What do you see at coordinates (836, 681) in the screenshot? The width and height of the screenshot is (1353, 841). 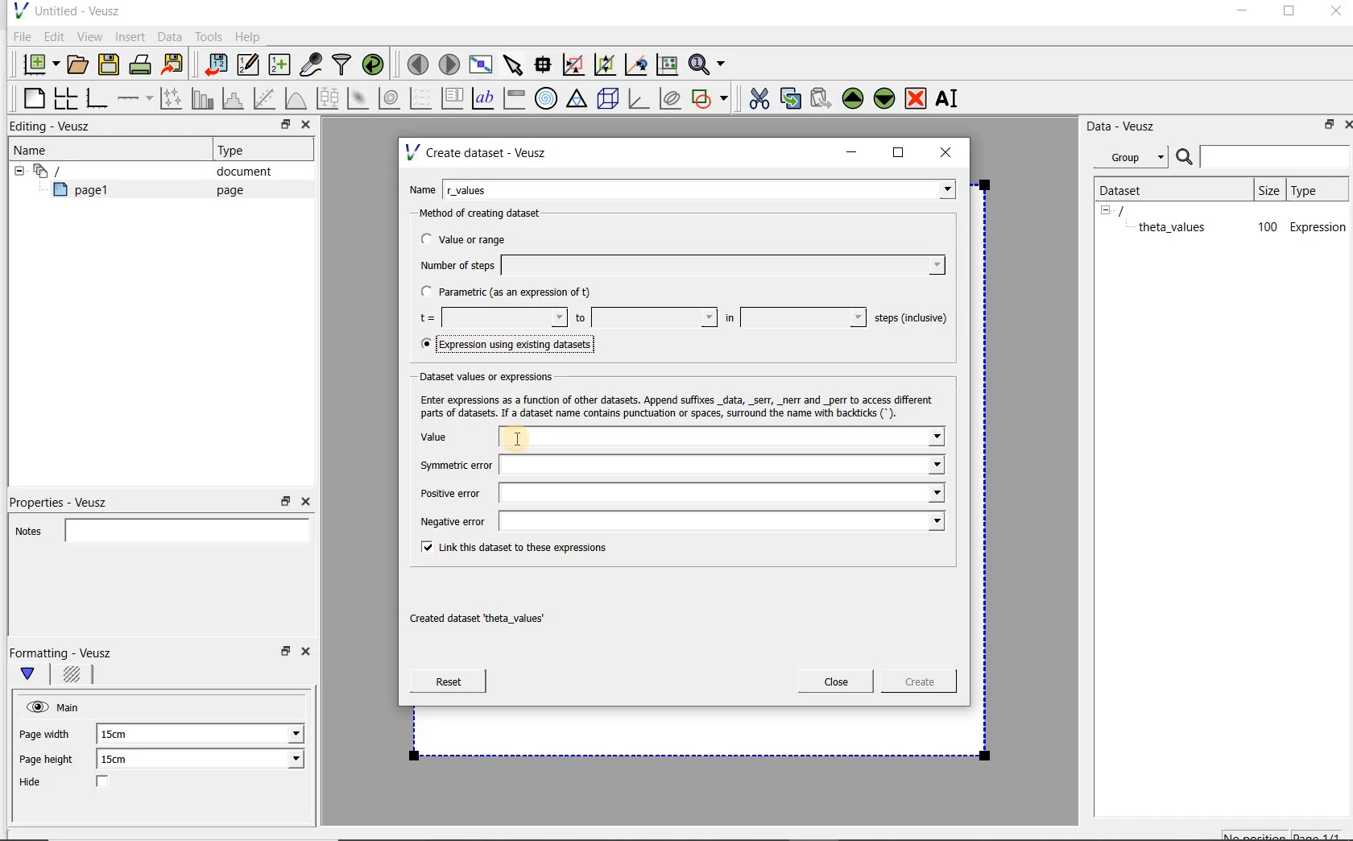 I see `Close` at bounding box center [836, 681].